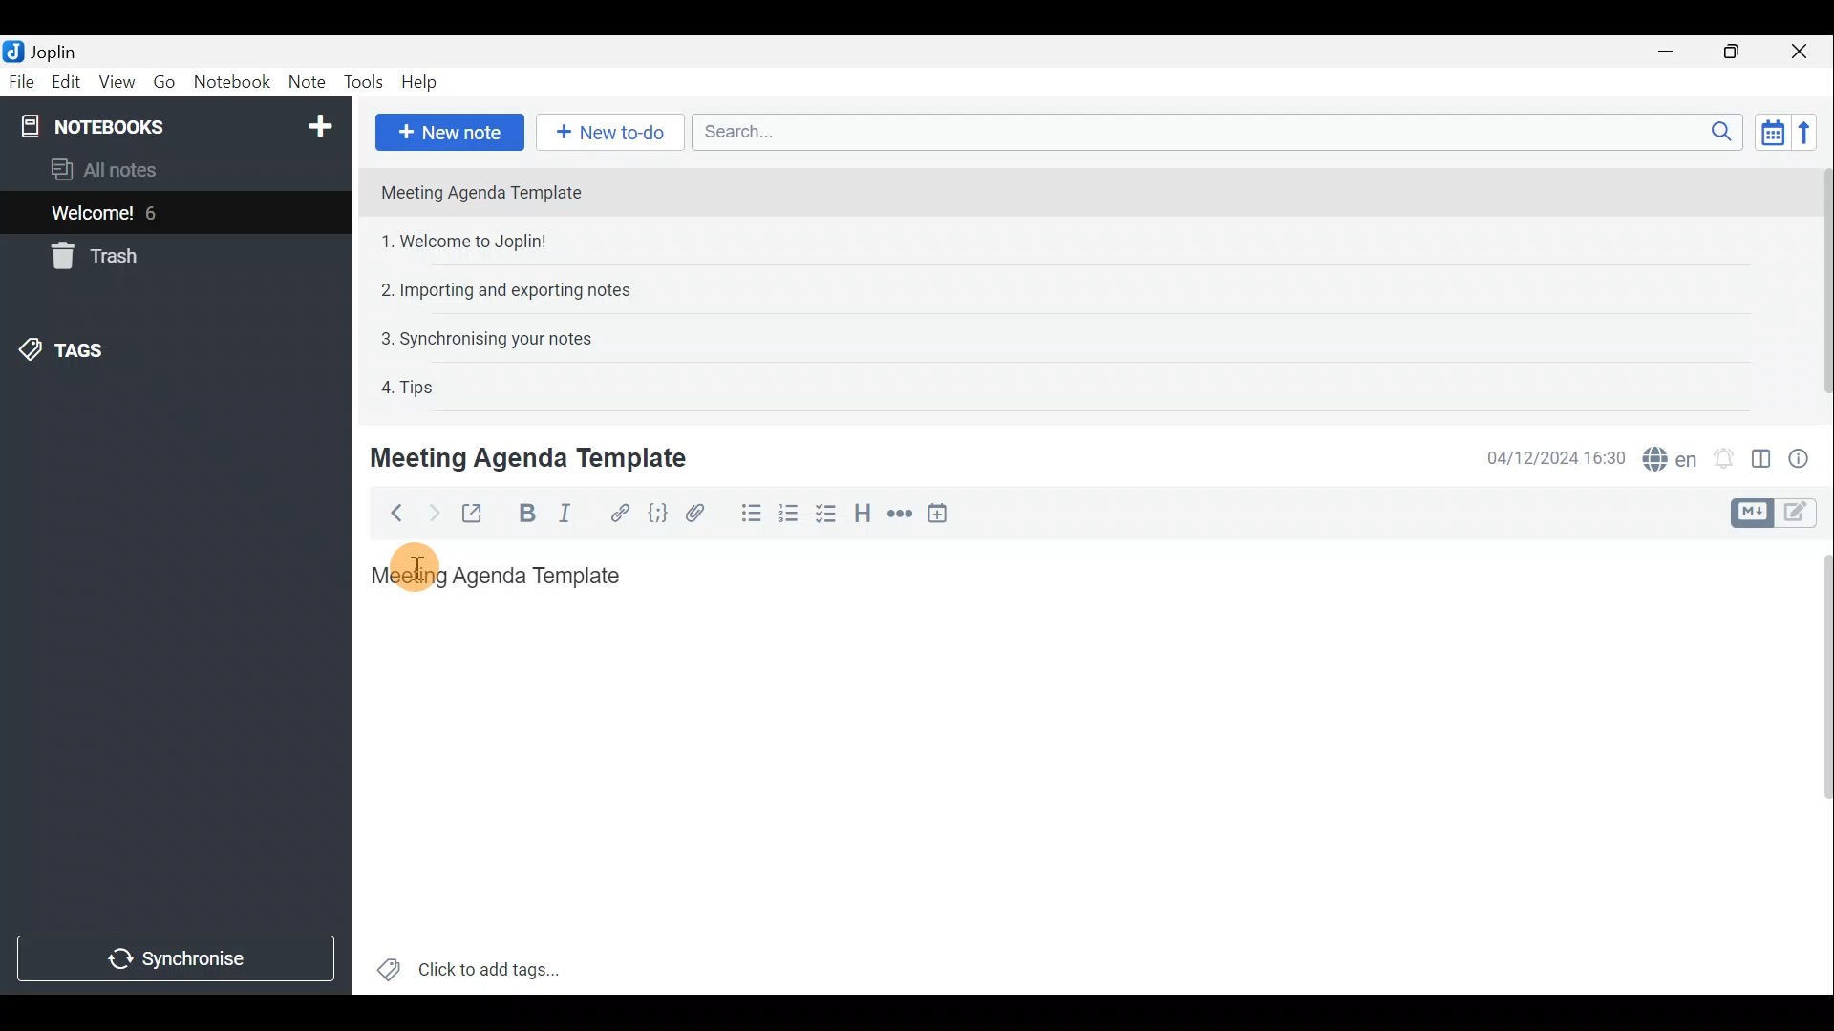 The image size is (1834, 1031). What do you see at coordinates (1805, 457) in the screenshot?
I see `Note properties` at bounding box center [1805, 457].